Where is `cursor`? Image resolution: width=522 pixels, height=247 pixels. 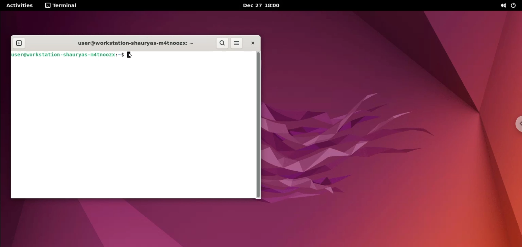 cursor is located at coordinates (131, 55).